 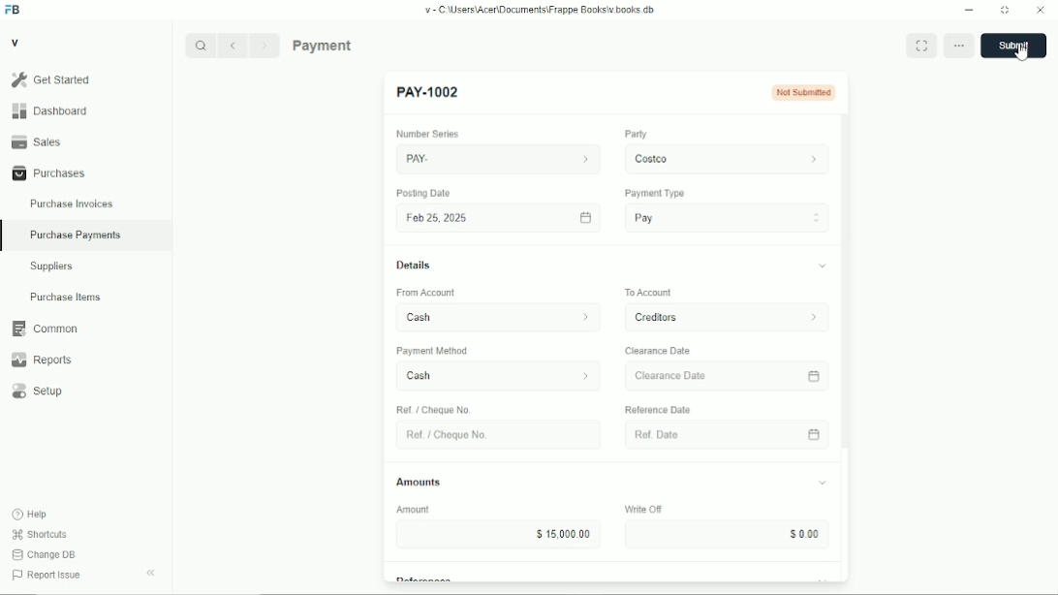 What do you see at coordinates (655, 193) in the screenshot?
I see `Payment Type` at bounding box center [655, 193].